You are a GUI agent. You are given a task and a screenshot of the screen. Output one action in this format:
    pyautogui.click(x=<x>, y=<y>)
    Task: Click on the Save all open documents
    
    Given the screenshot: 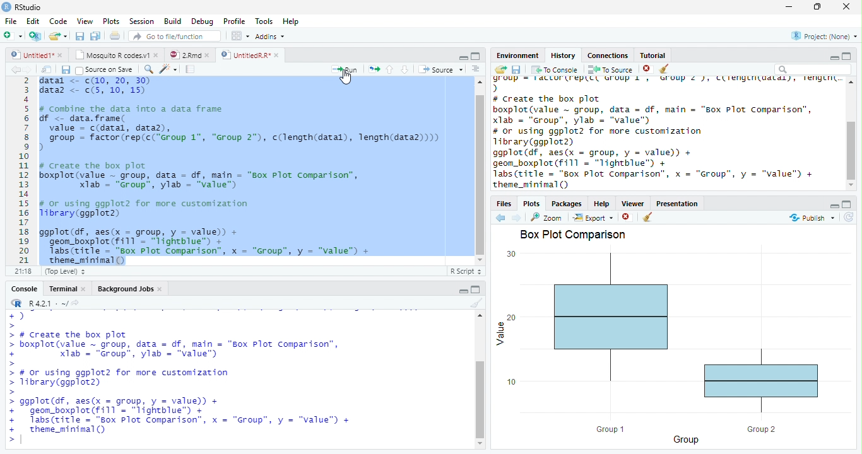 What is the action you would take?
    pyautogui.click(x=95, y=35)
    